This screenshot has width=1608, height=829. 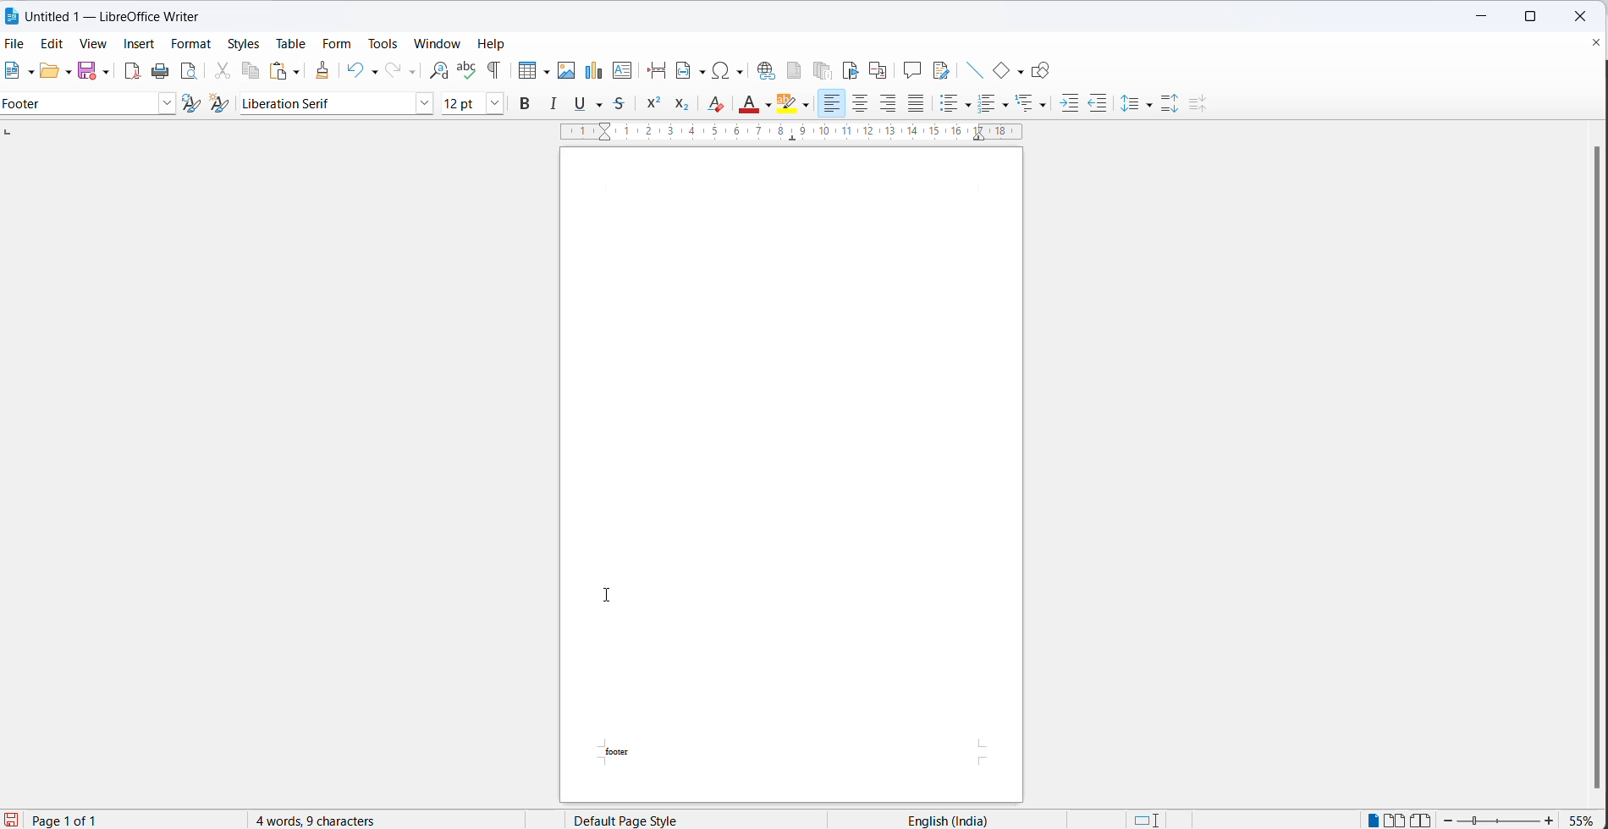 I want to click on insert endnote, so click(x=827, y=70).